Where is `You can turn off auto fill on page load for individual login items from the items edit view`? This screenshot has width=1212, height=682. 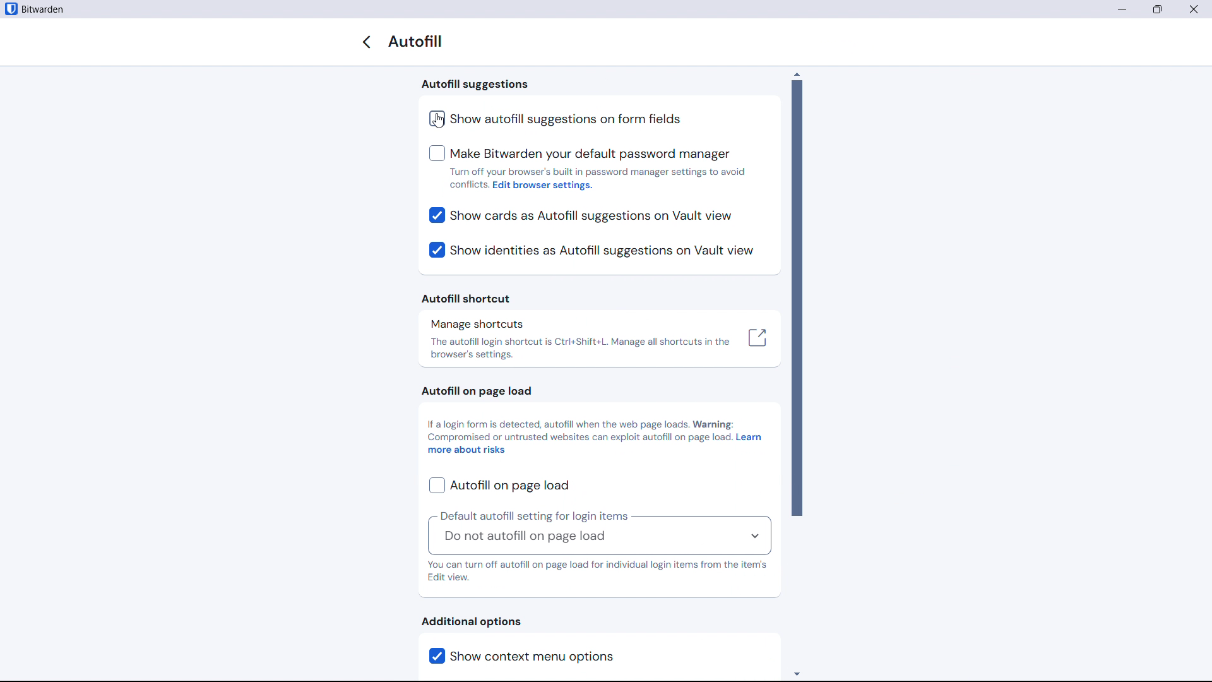 You can turn off auto fill on page load for individual login items from the items edit view is located at coordinates (598, 572).